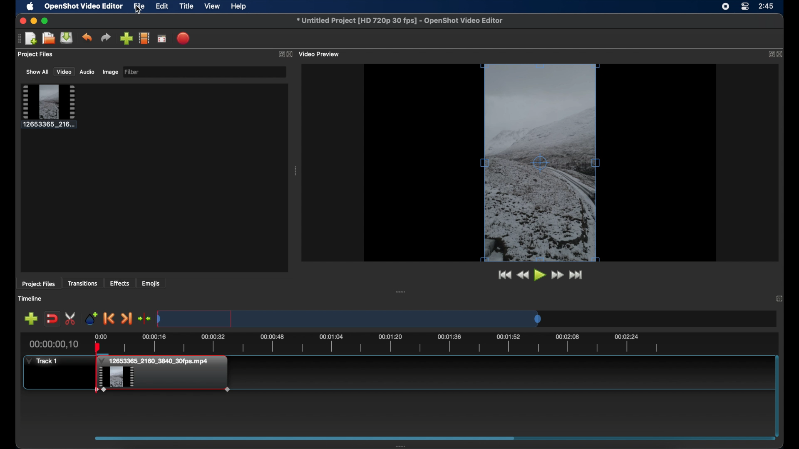  What do you see at coordinates (132, 72) in the screenshot?
I see `filter` at bounding box center [132, 72].